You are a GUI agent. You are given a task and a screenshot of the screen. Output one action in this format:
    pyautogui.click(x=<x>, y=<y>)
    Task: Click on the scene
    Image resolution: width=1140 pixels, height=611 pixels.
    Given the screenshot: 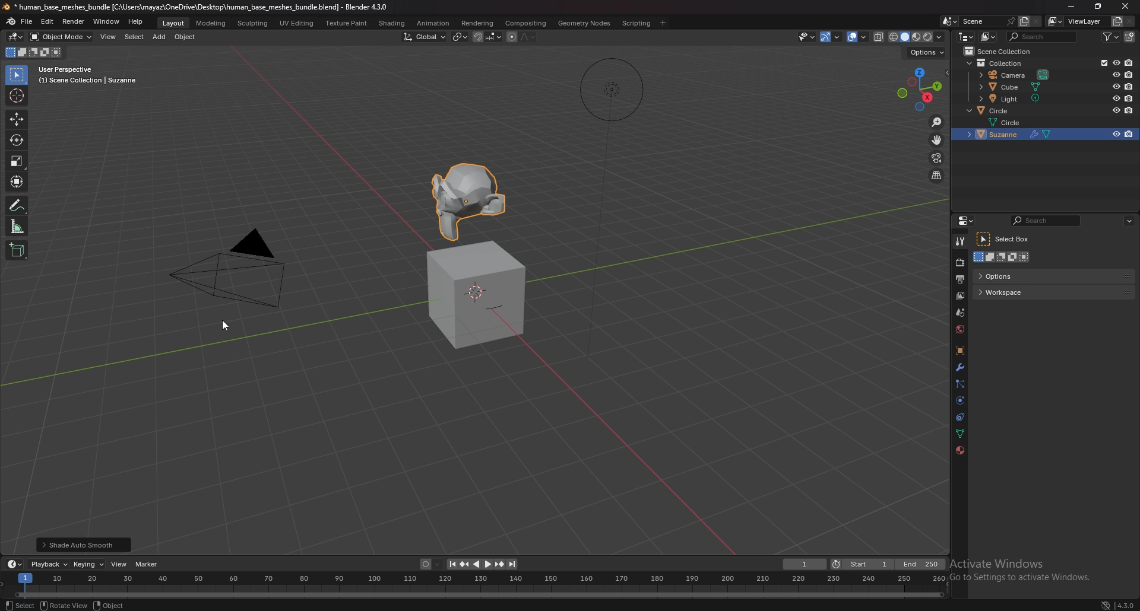 What is the action you would take?
    pyautogui.click(x=977, y=21)
    